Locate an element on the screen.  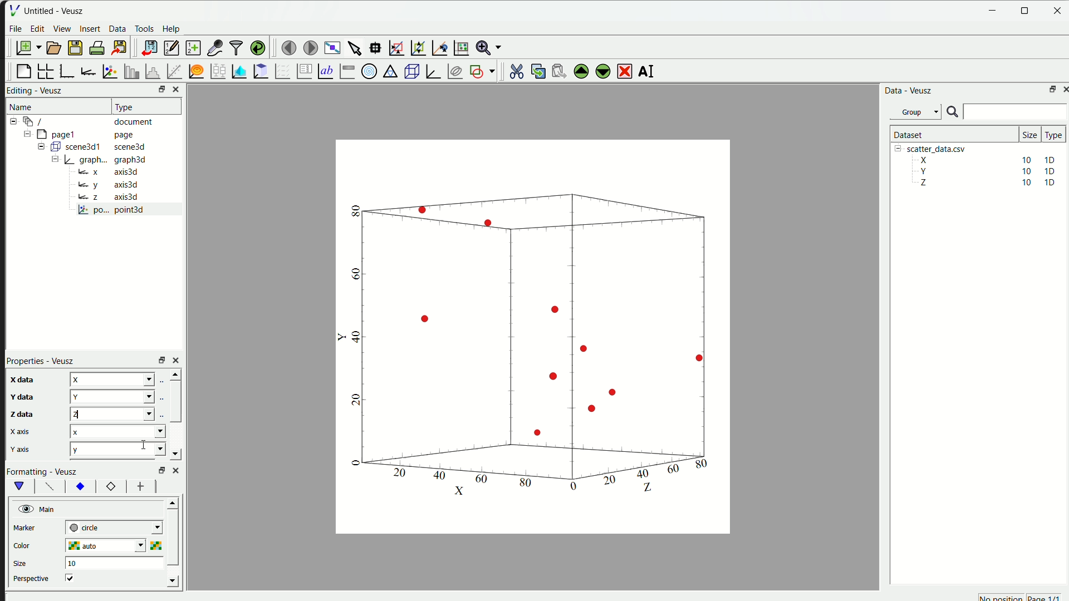
= ( scene3d1  scene3d is located at coordinates (94, 146).